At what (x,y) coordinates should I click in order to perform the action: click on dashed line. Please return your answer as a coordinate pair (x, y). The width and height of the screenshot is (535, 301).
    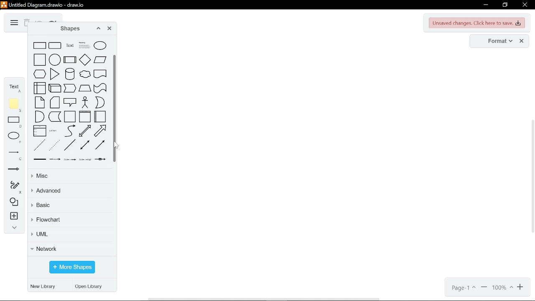
    Looking at the image, I should click on (40, 145).